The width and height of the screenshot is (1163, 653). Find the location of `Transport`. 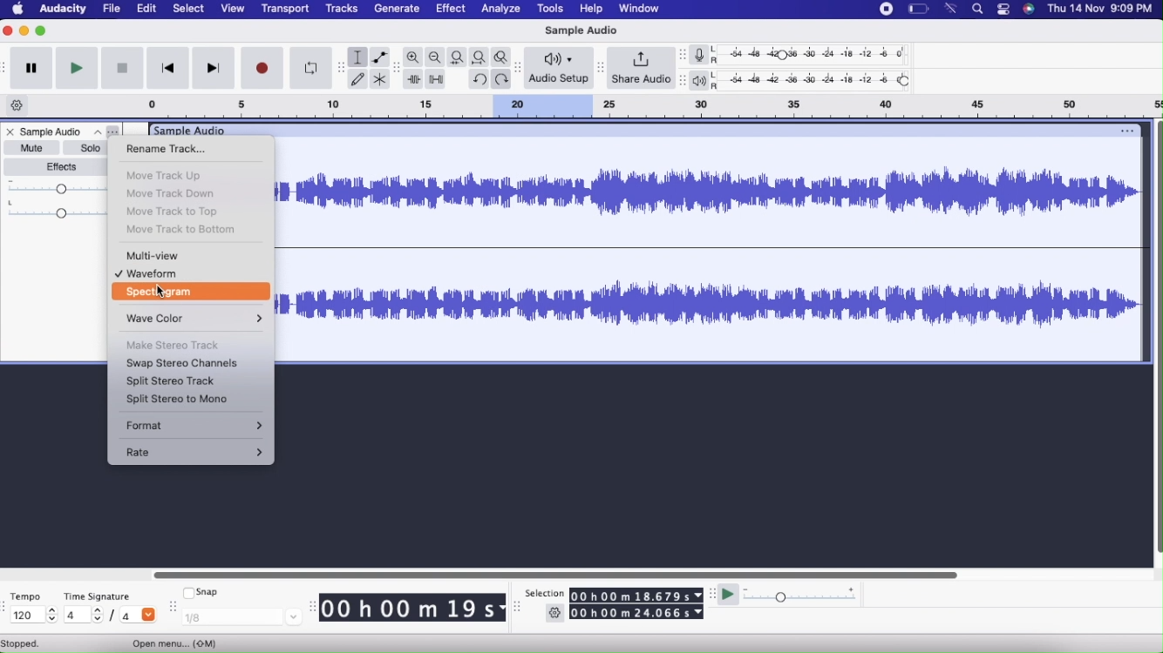

Transport is located at coordinates (288, 10).